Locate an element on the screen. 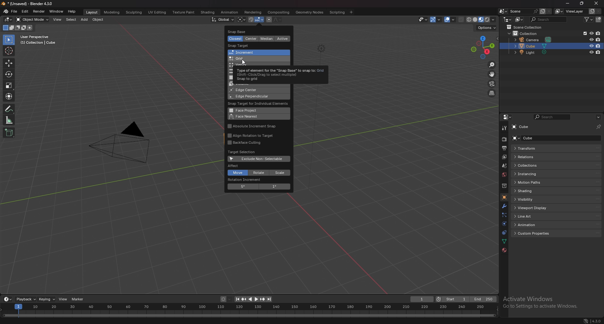 The height and width of the screenshot is (324, 604). exclude from view layer is located at coordinates (584, 33).